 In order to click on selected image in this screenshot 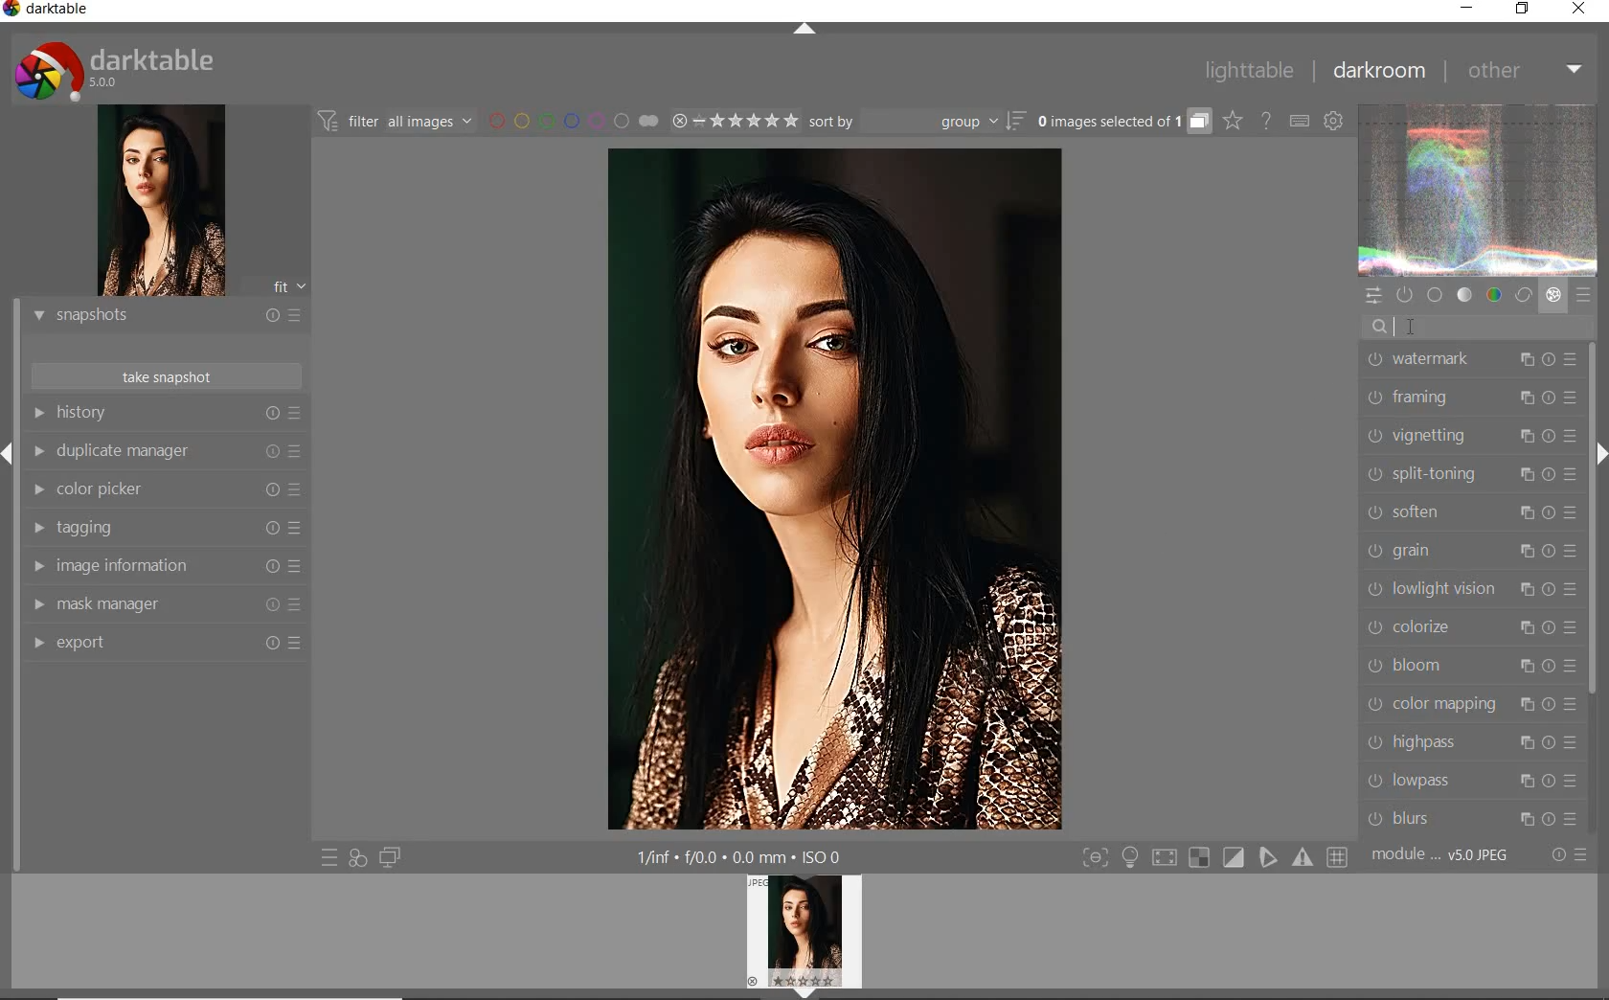, I will do `click(831, 492)`.